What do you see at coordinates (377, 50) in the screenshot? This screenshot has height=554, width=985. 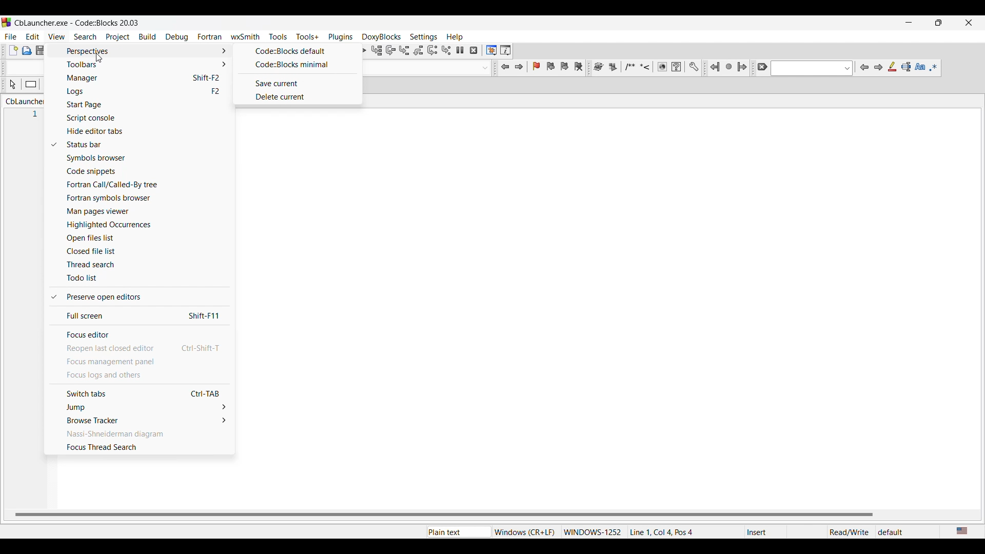 I see `Run to cursor` at bounding box center [377, 50].